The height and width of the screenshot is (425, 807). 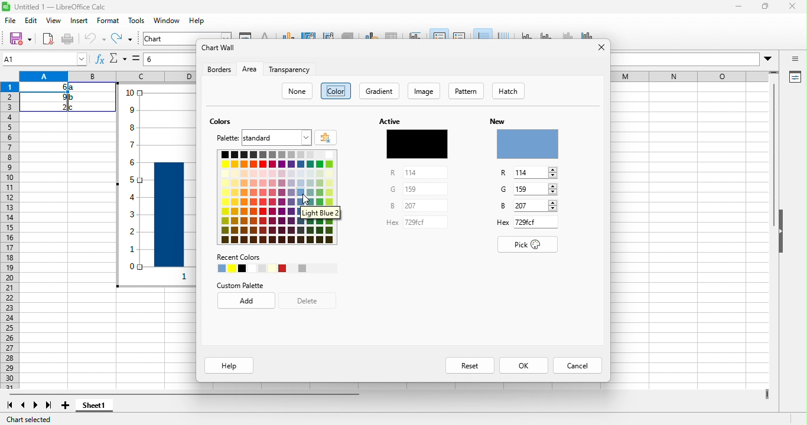 What do you see at coordinates (168, 21) in the screenshot?
I see `window` at bounding box center [168, 21].